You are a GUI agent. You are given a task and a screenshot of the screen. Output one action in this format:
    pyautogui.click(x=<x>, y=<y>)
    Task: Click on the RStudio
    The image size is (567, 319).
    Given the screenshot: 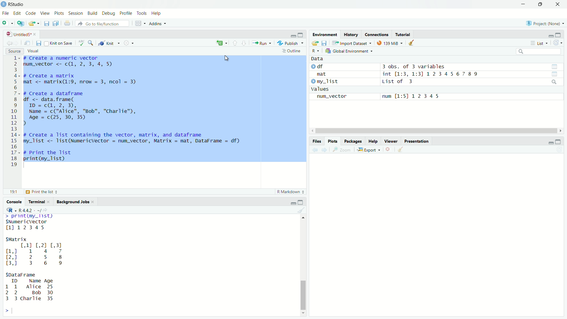 What is the action you would take?
    pyautogui.click(x=17, y=4)
    